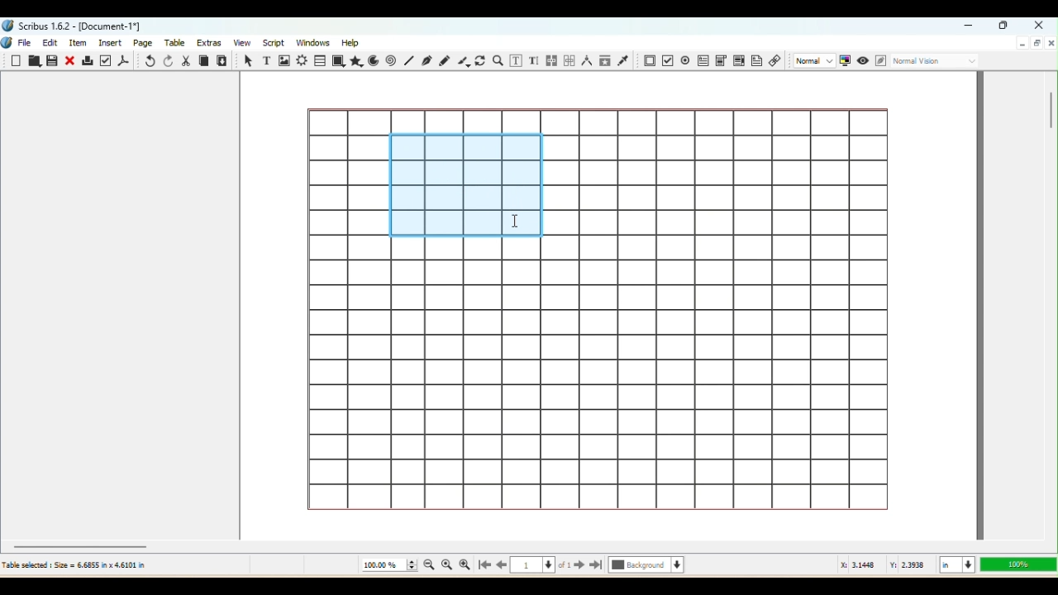  What do you see at coordinates (211, 42) in the screenshot?
I see `Extras` at bounding box center [211, 42].